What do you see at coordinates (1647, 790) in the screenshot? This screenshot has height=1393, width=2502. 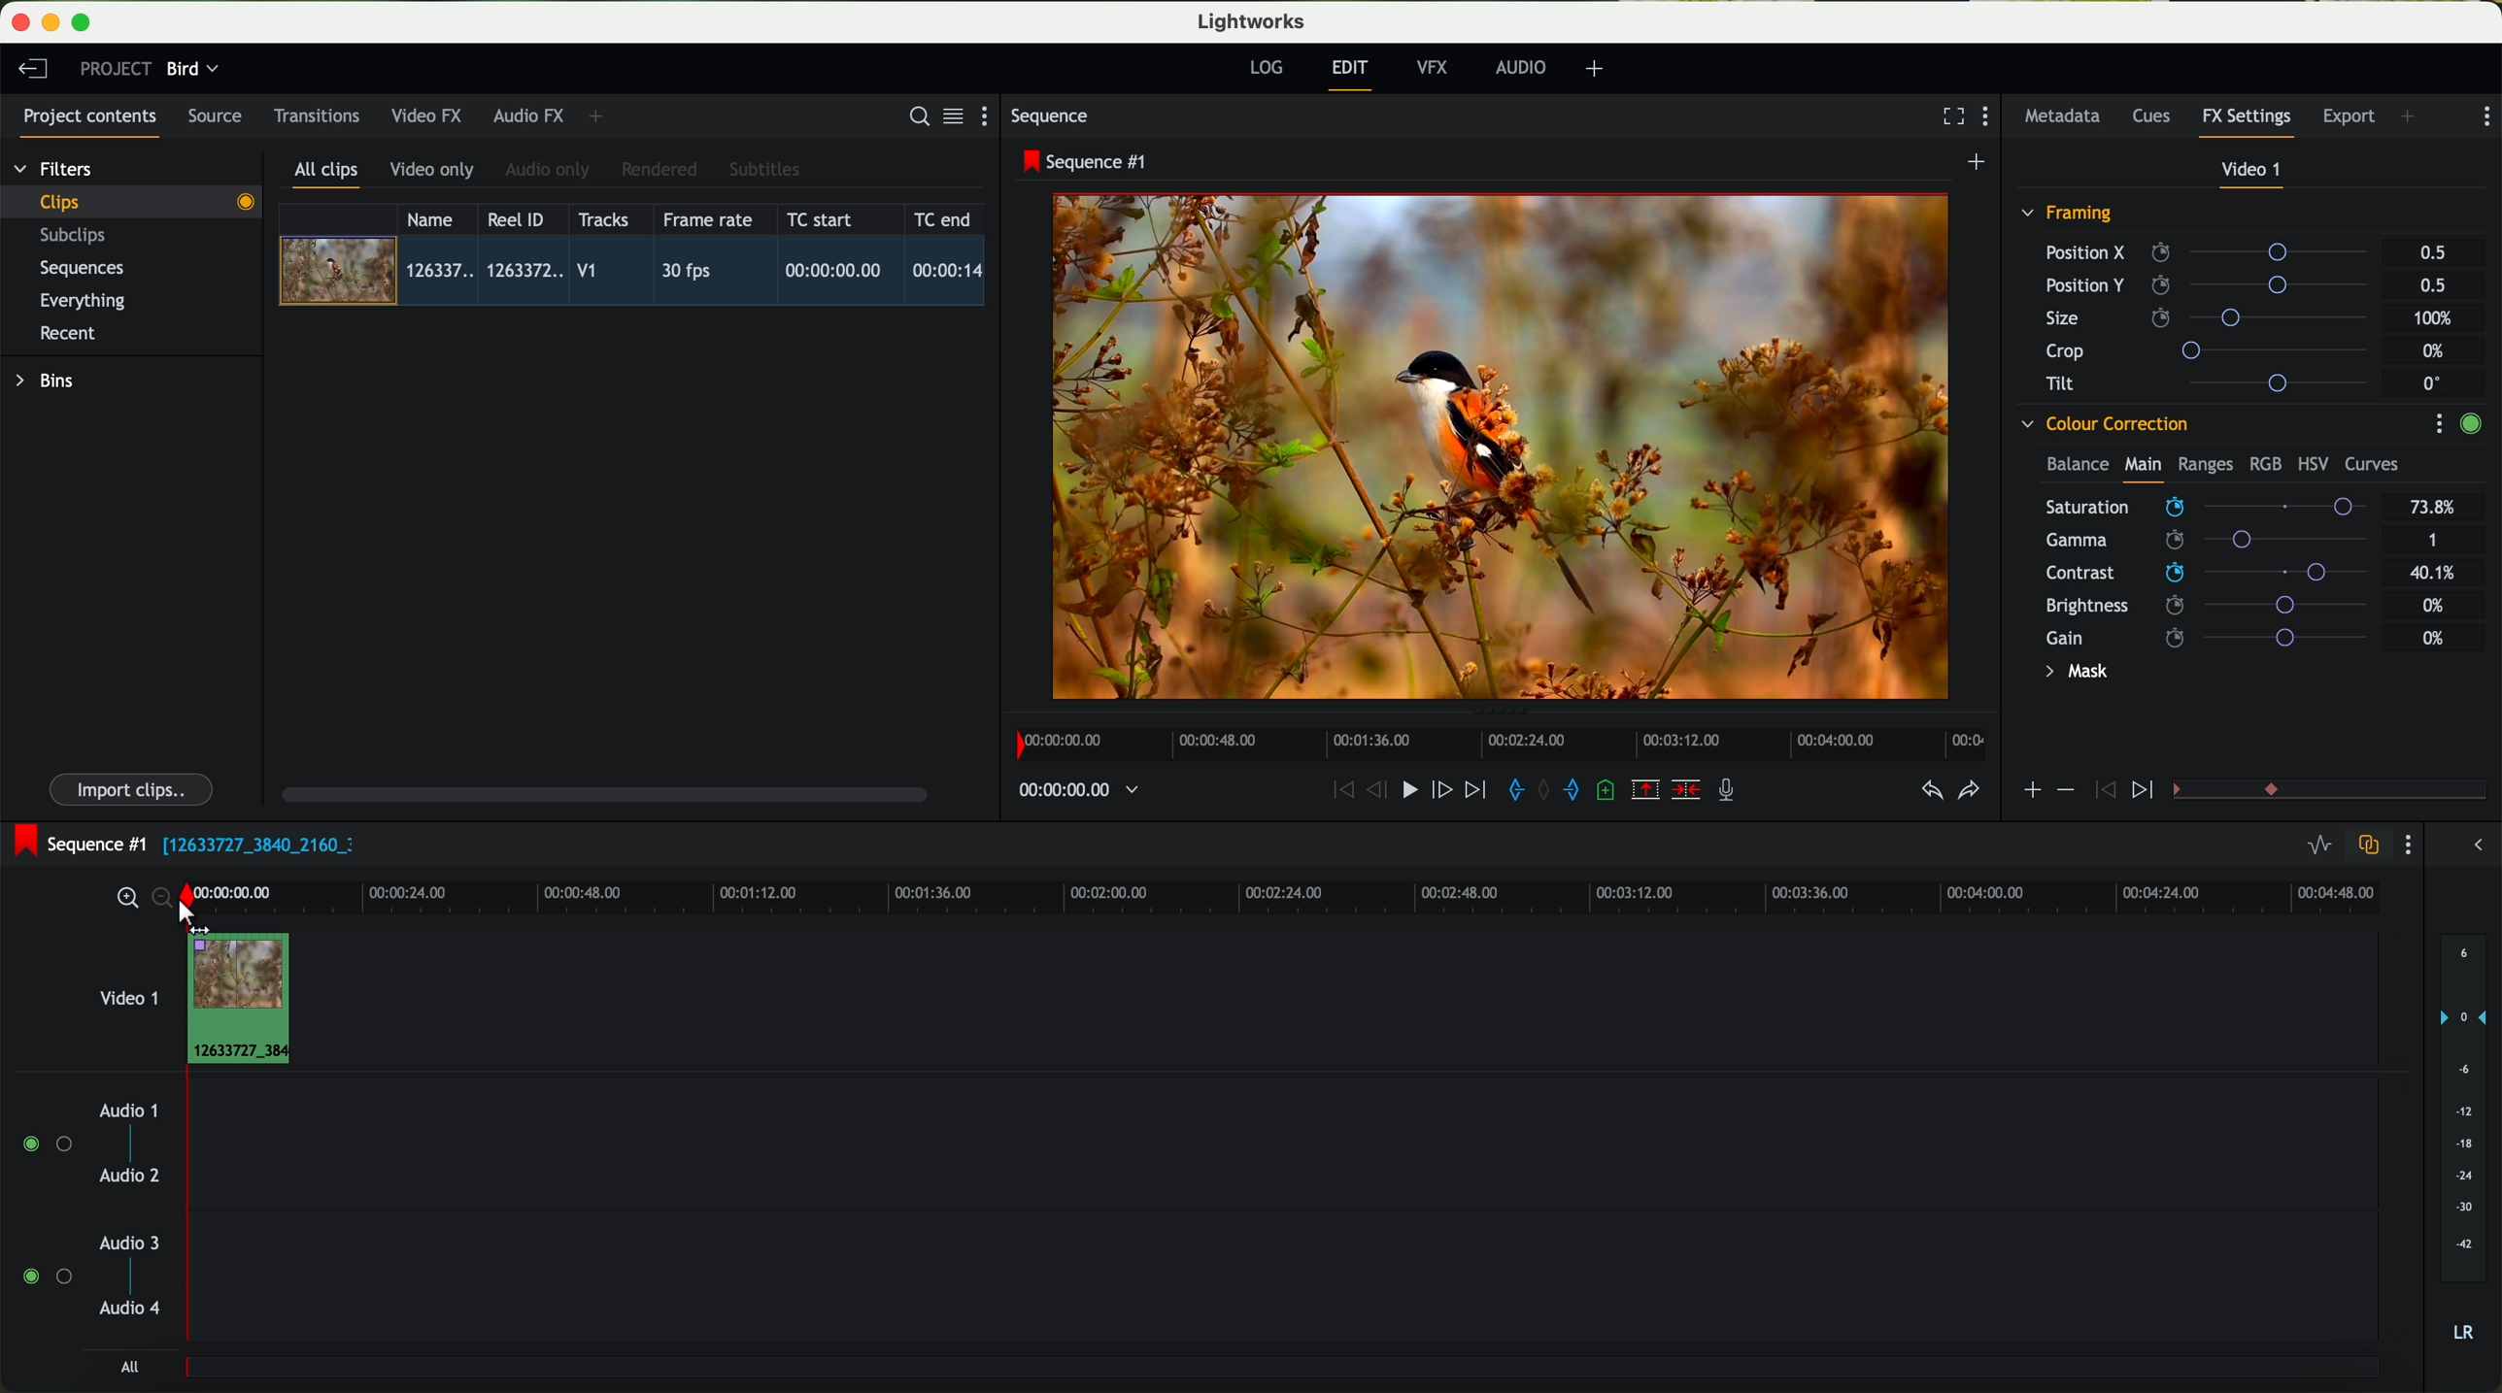 I see `remove the marked section` at bounding box center [1647, 790].